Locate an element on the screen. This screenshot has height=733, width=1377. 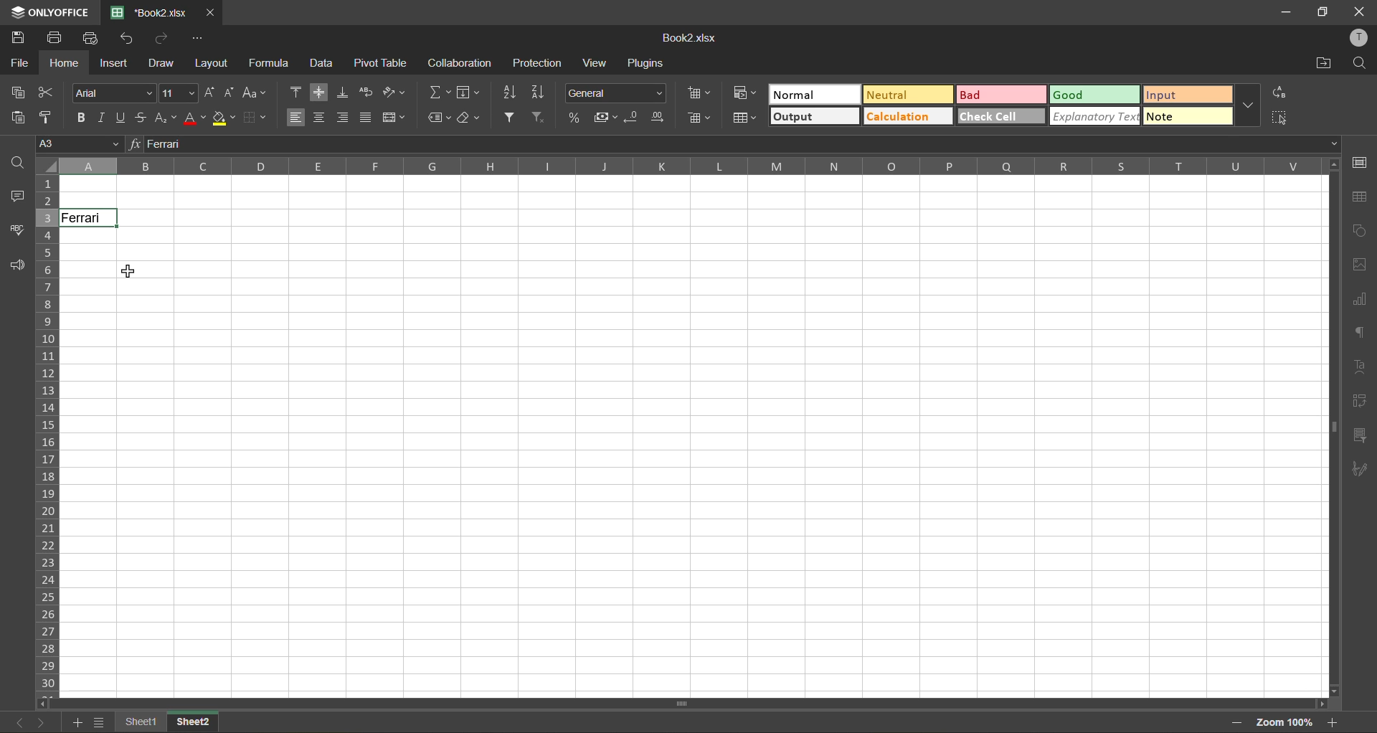
italic is located at coordinates (104, 118).